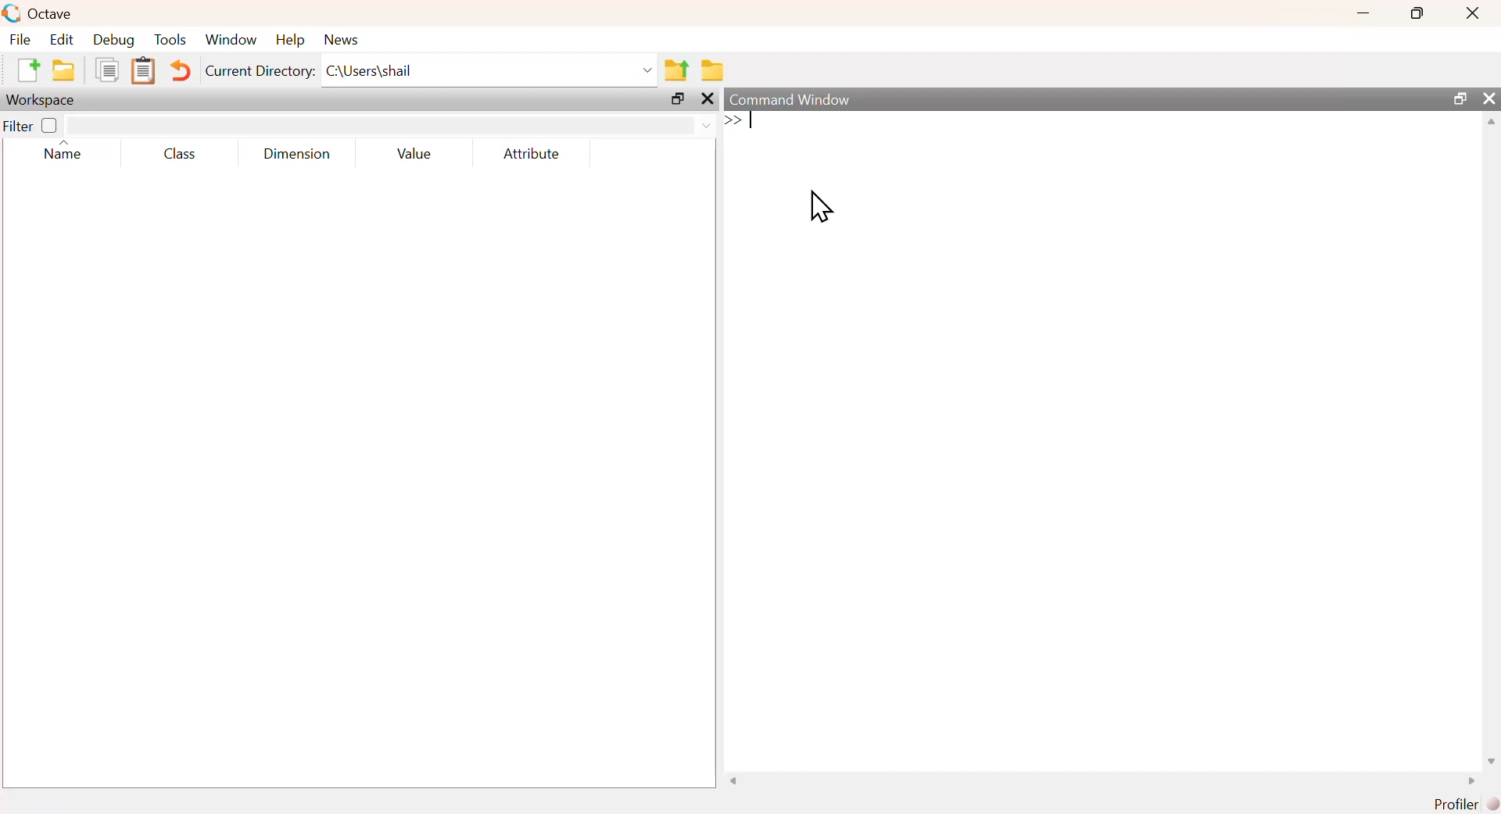  I want to click on Value, so click(419, 154).